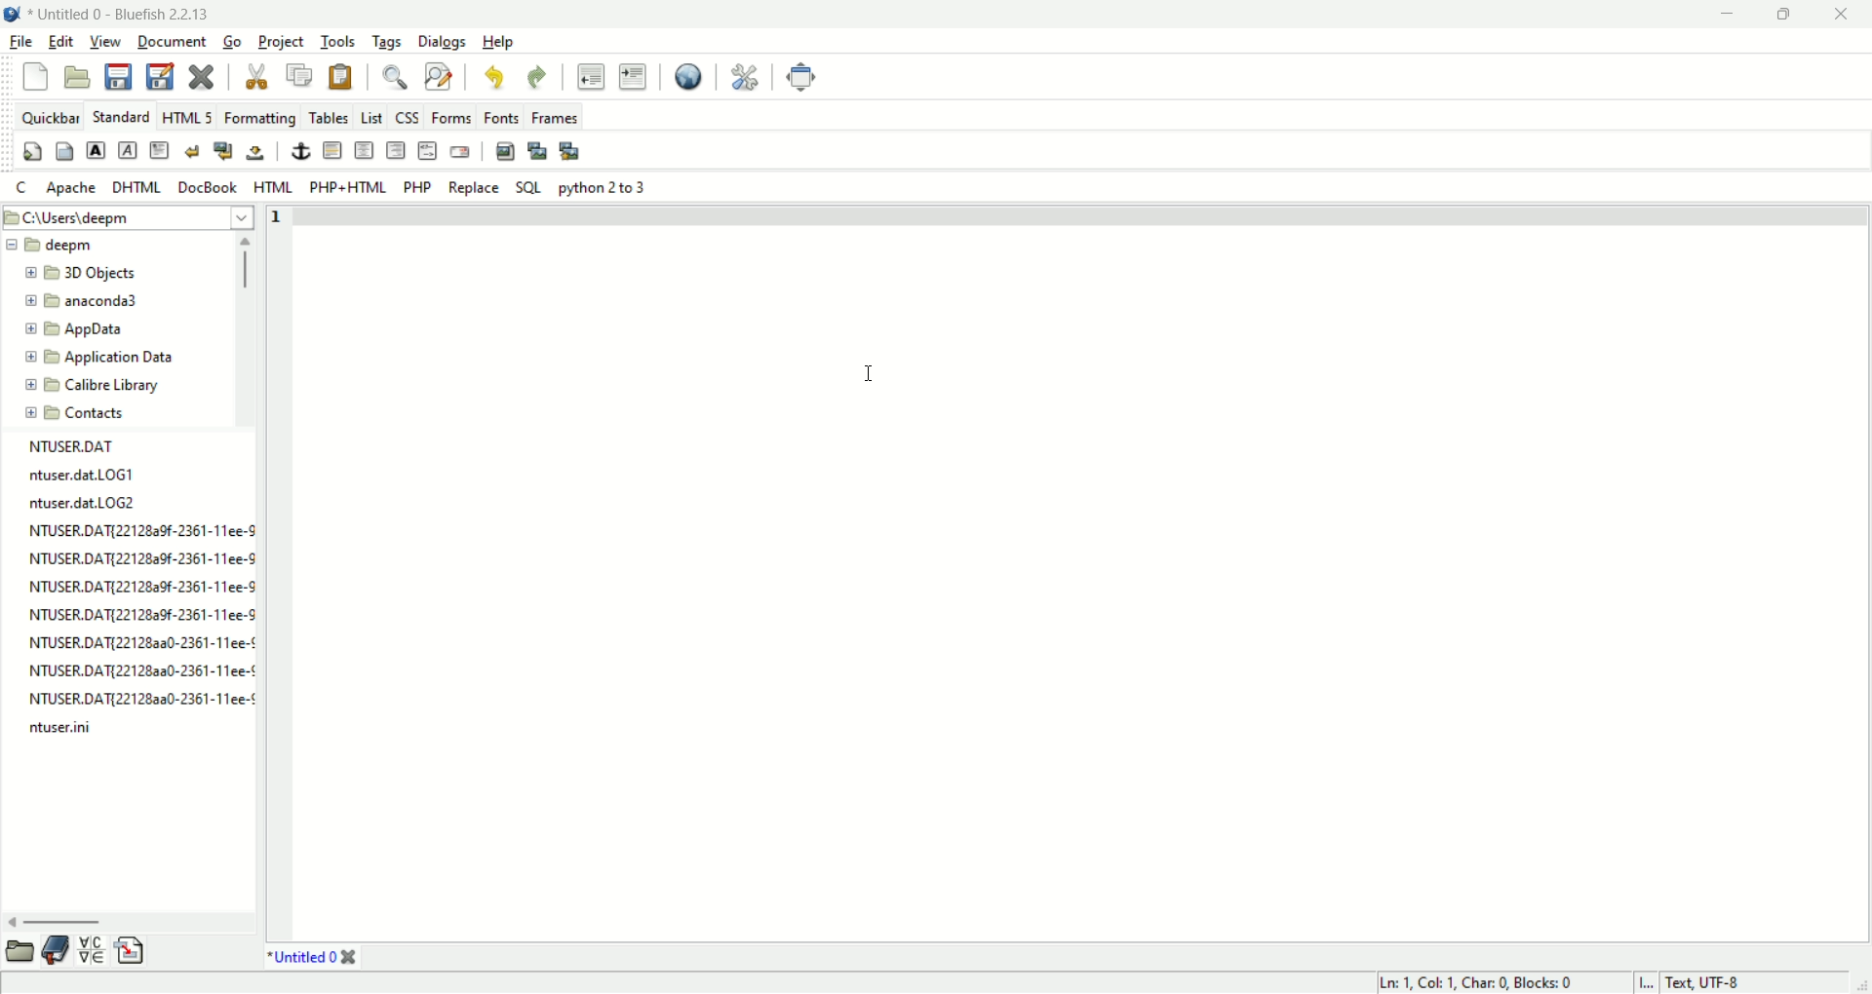 Image resolution: width=1872 pixels, height=994 pixels. What do you see at coordinates (138, 187) in the screenshot?
I see `DHTML` at bounding box center [138, 187].